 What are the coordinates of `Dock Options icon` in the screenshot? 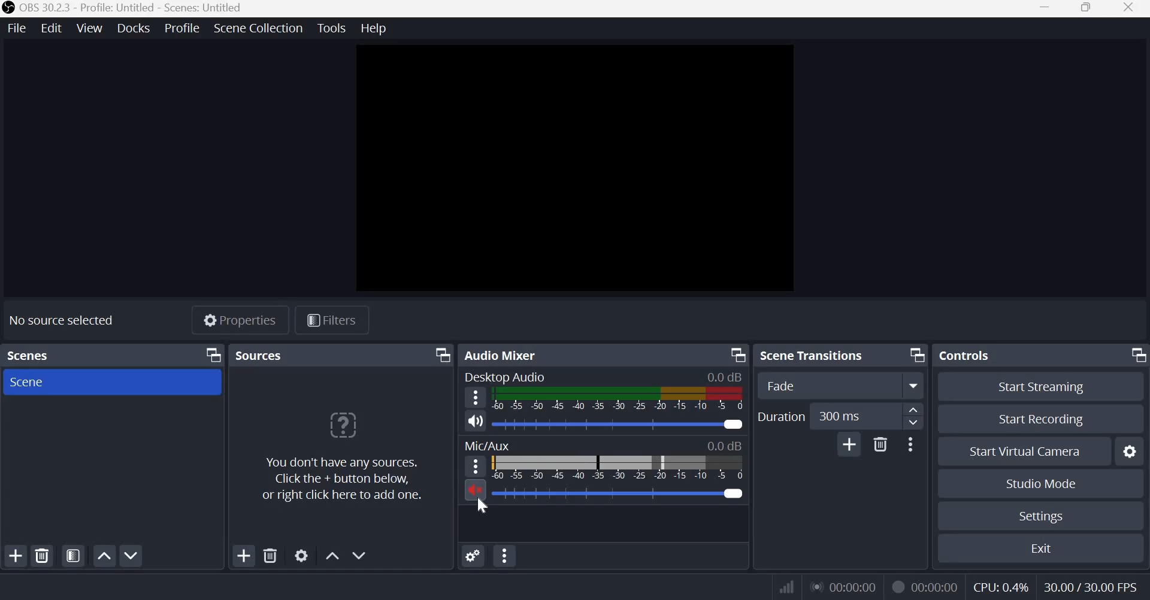 It's located at (436, 355).